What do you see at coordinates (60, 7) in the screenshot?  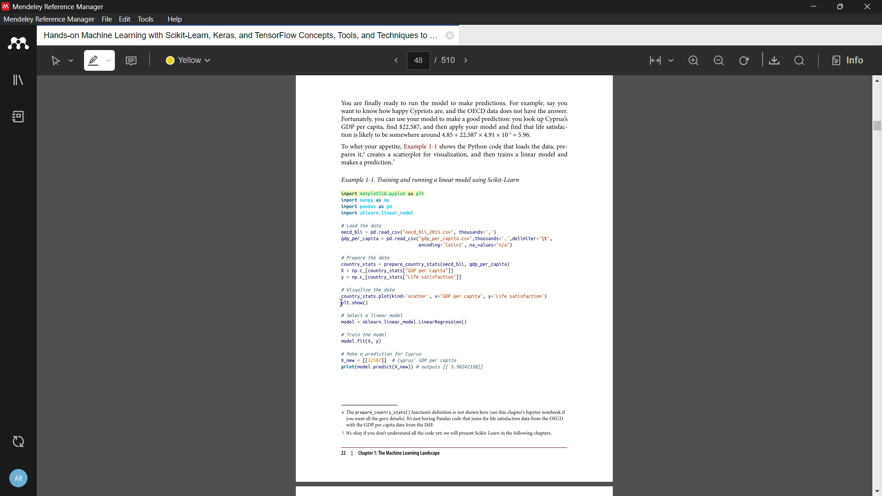 I see `app name` at bounding box center [60, 7].